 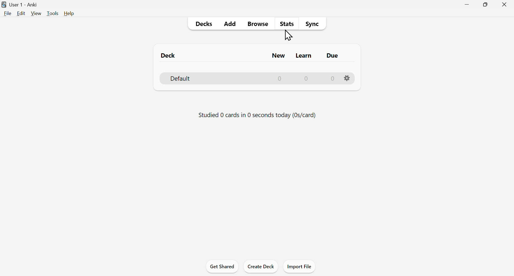 What do you see at coordinates (505, 6) in the screenshot?
I see `Close` at bounding box center [505, 6].